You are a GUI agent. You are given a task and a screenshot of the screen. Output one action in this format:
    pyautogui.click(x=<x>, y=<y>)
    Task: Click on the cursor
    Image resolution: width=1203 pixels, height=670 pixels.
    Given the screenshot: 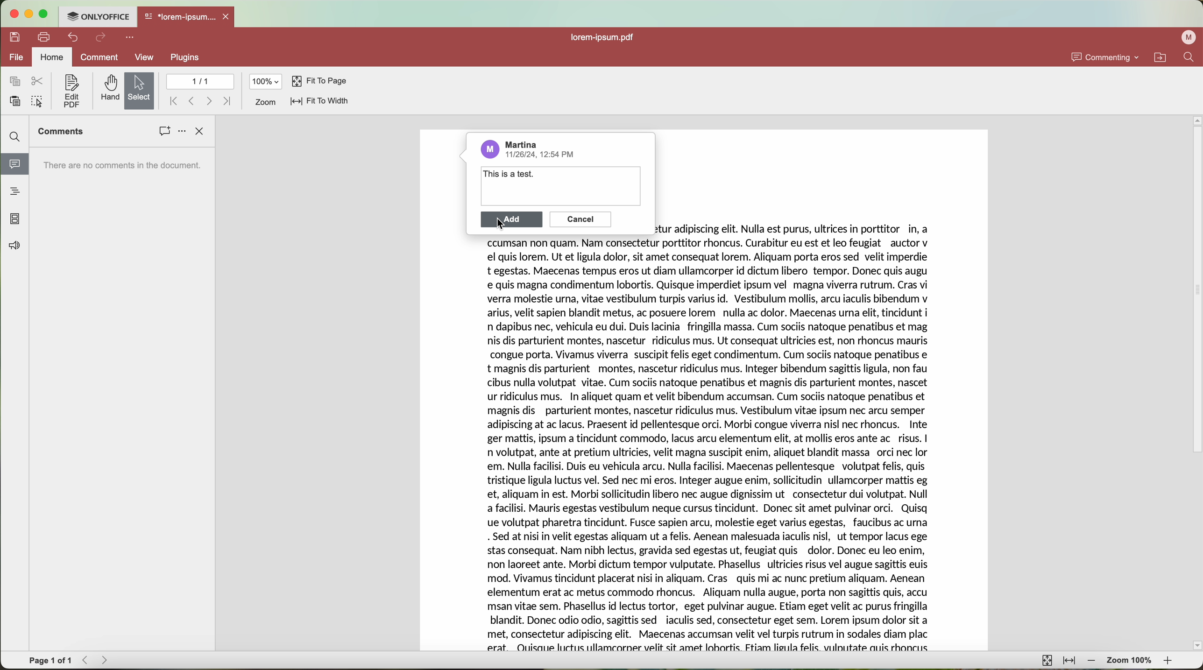 What is the action you would take?
    pyautogui.click(x=504, y=226)
    